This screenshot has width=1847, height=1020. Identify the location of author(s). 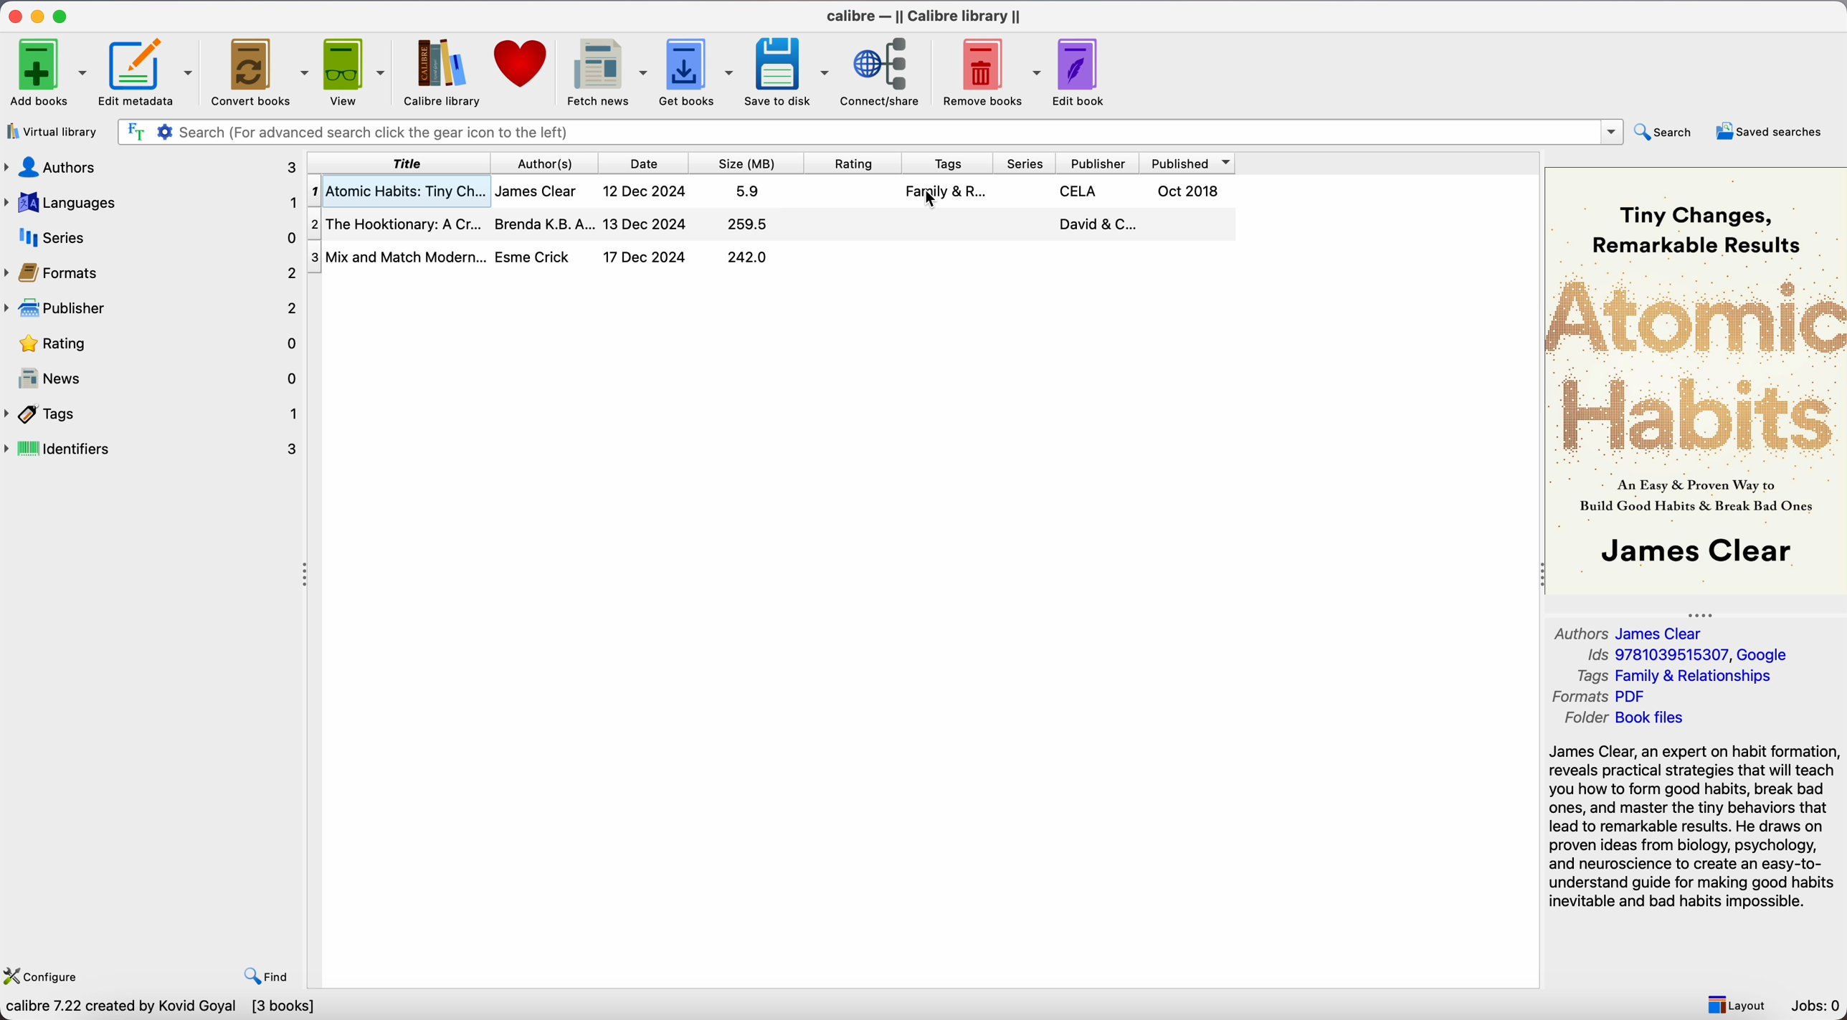
(547, 162).